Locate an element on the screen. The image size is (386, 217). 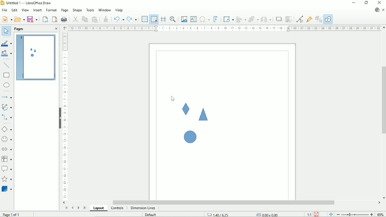
Hide is located at coordinates (60, 118).